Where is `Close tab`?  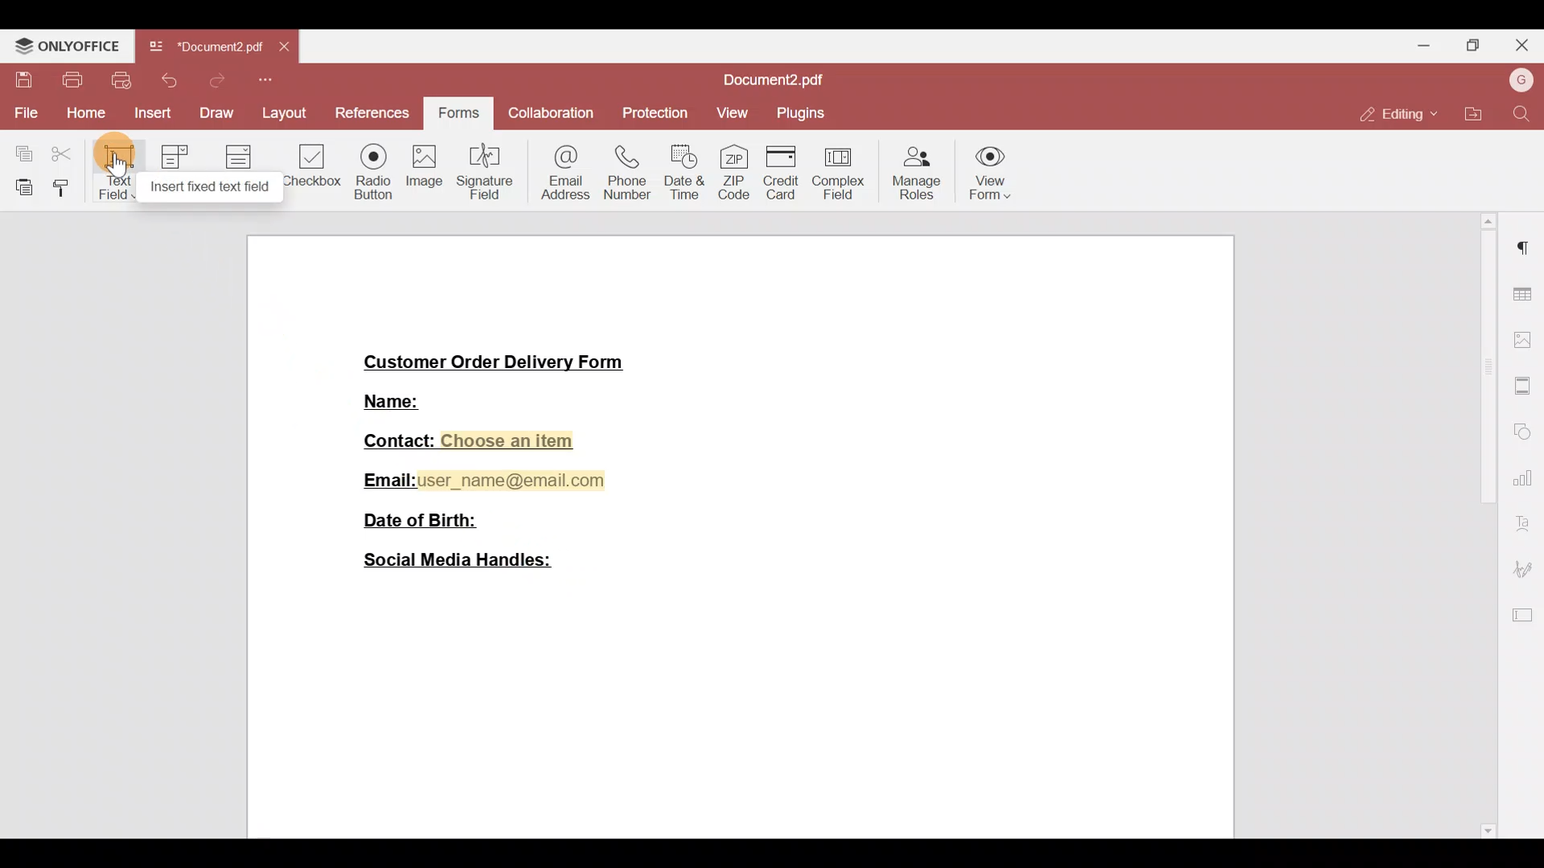
Close tab is located at coordinates (287, 50).